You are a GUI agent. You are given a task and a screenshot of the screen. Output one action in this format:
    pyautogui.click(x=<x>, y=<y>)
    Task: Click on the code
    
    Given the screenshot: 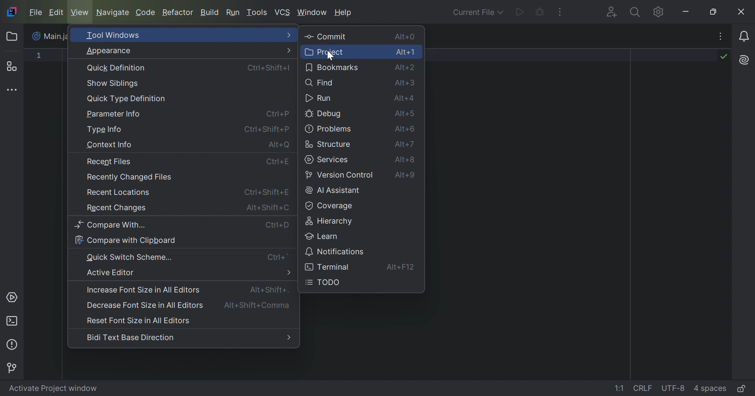 What is the action you would take?
    pyautogui.click(x=145, y=13)
    